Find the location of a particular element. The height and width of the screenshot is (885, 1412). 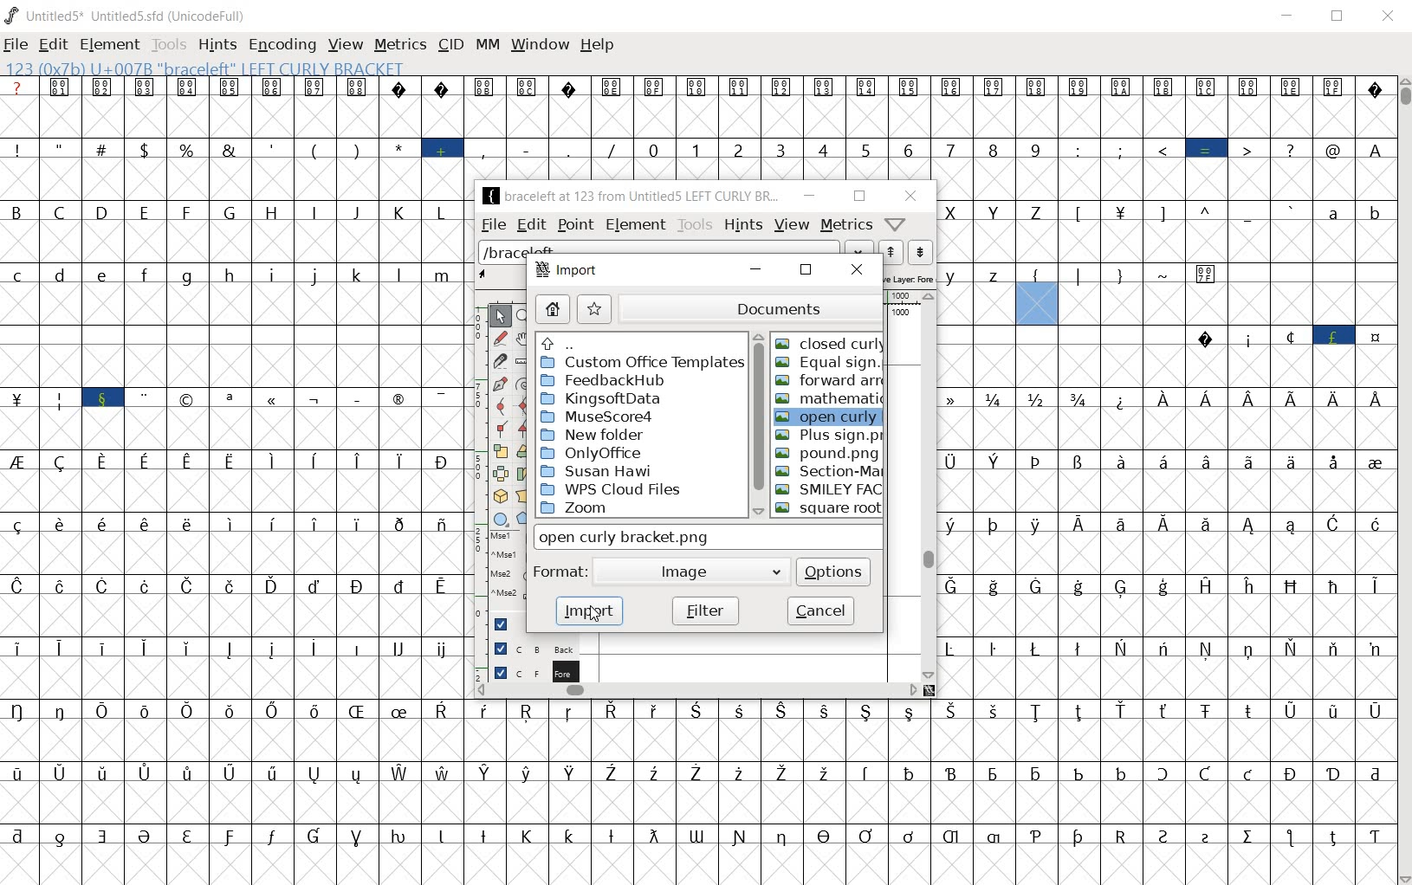

scroll by hand is located at coordinates (524, 339).